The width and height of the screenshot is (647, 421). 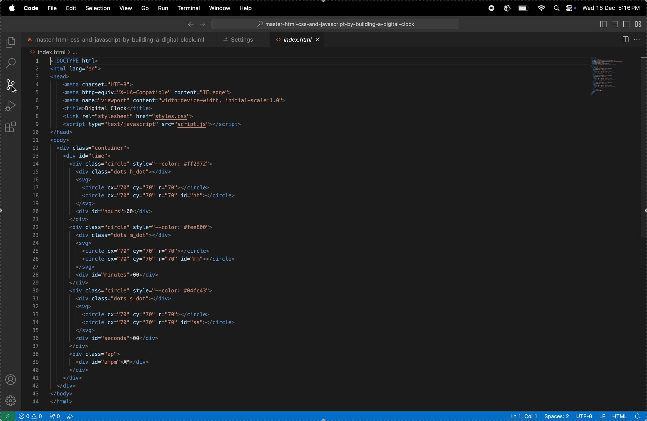 What do you see at coordinates (11, 106) in the screenshot?
I see `run and debug` at bounding box center [11, 106].